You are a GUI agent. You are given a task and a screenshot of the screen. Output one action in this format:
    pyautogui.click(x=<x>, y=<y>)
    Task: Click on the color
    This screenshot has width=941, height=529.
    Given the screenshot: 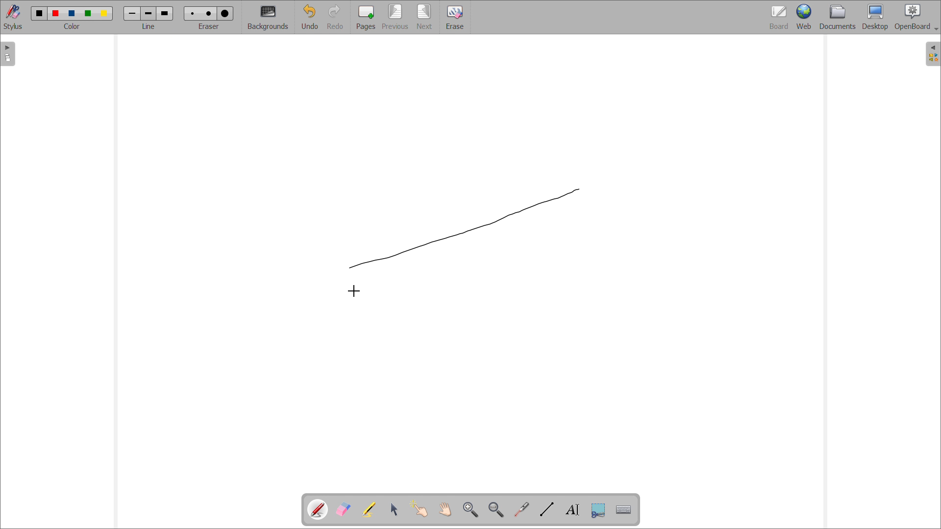 What is the action you would take?
    pyautogui.click(x=104, y=14)
    